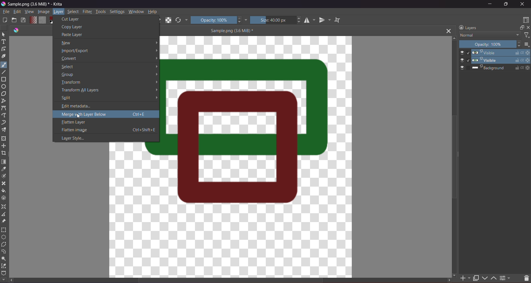 The image size is (531, 283). What do you see at coordinates (36, 5) in the screenshot?
I see `Sample.png (3.6 MB)* - Krita` at bounding box center [36, 5].